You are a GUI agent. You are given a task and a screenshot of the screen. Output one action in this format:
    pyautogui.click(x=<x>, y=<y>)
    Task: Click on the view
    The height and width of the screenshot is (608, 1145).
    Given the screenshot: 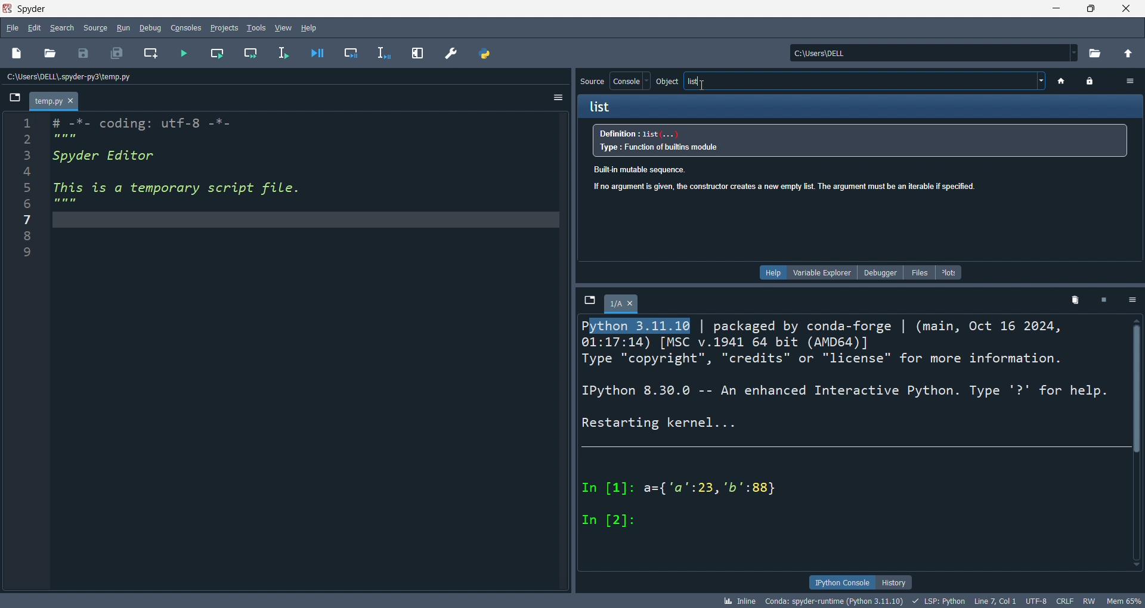 What is the action you would take?
    pyautogui.click(x=281, y=27)
    